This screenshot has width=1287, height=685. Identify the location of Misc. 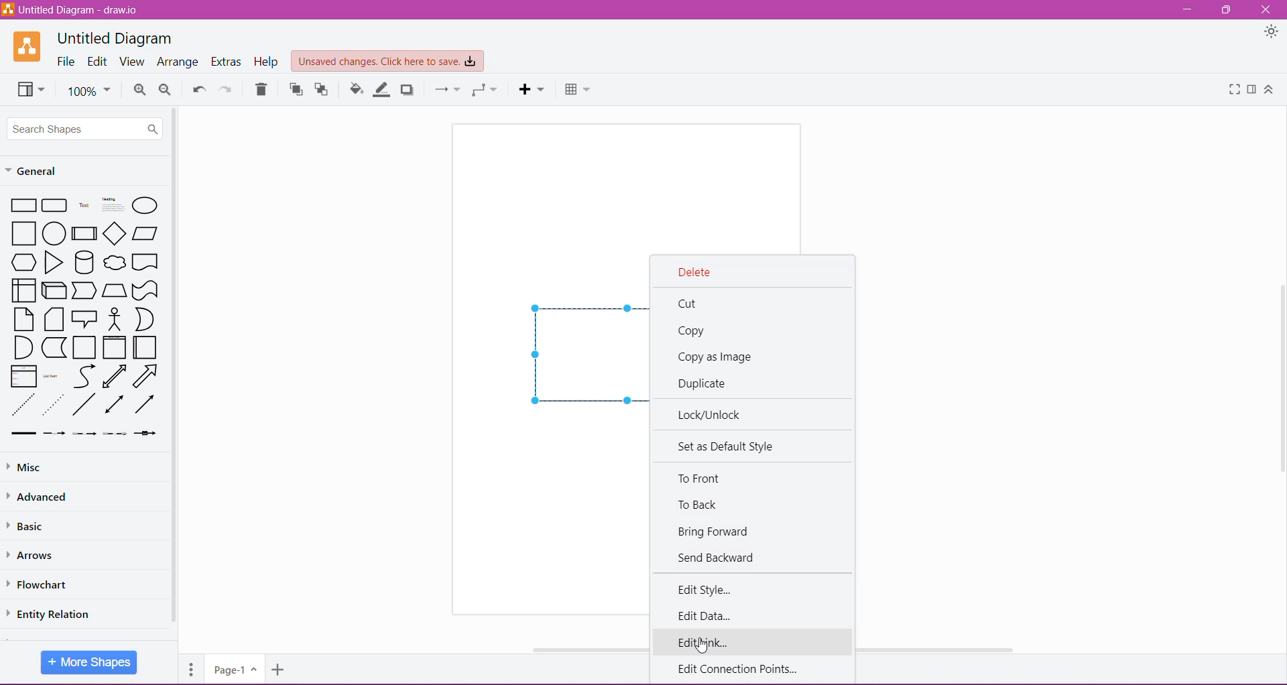
(30, 468).